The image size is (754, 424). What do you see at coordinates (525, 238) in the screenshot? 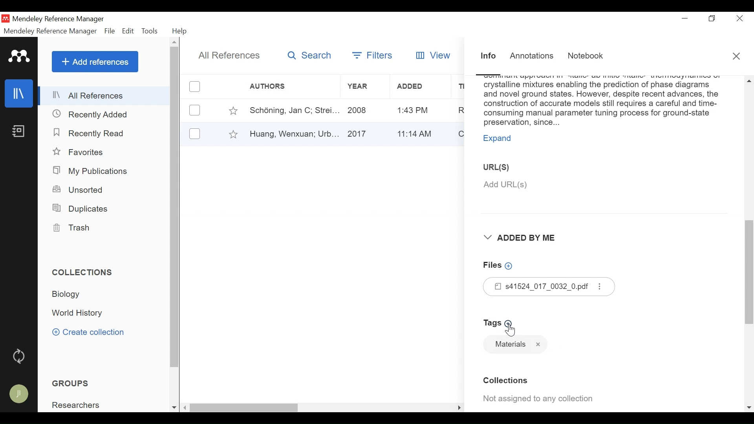
I see `Added By Me` at bounding box center [525, 238].